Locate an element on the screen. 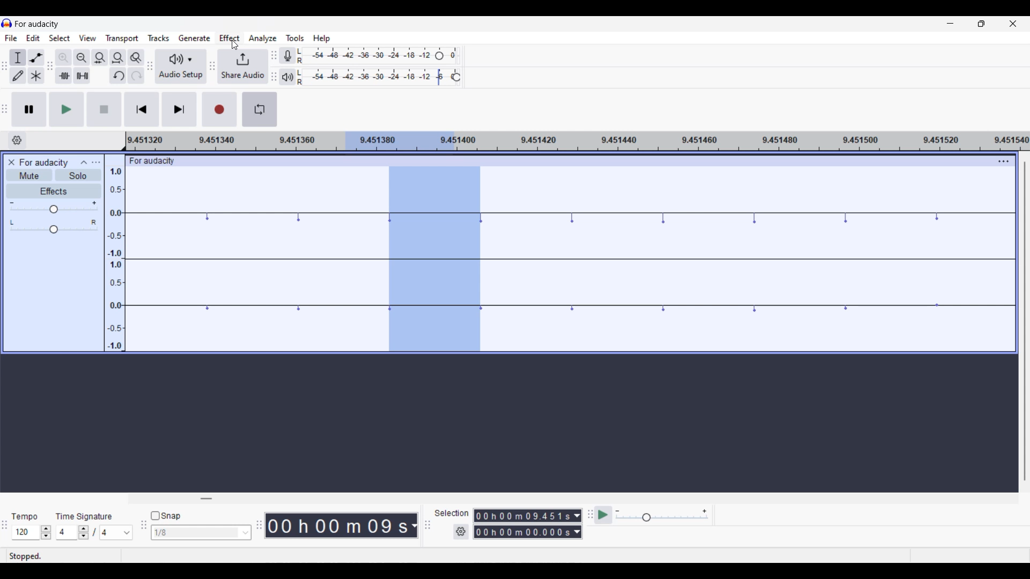  Selection duration is located at coordinates (522, 524).